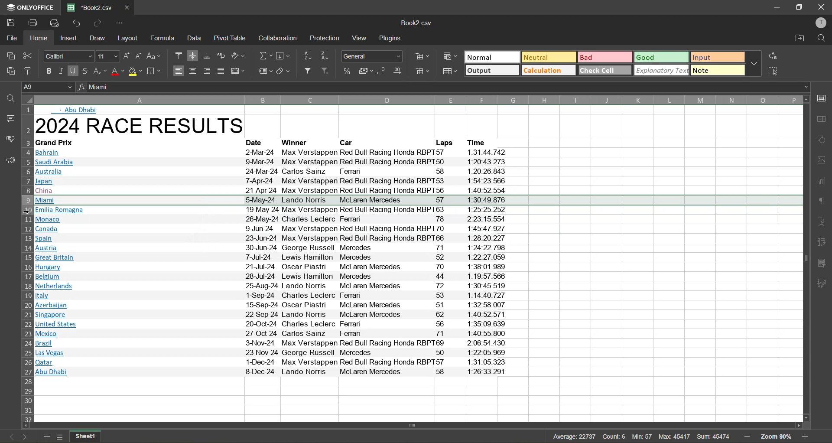  What do you see at coordinates (284, 72) in the screenshot?
I see `clear` at bounding box center [284, 72].